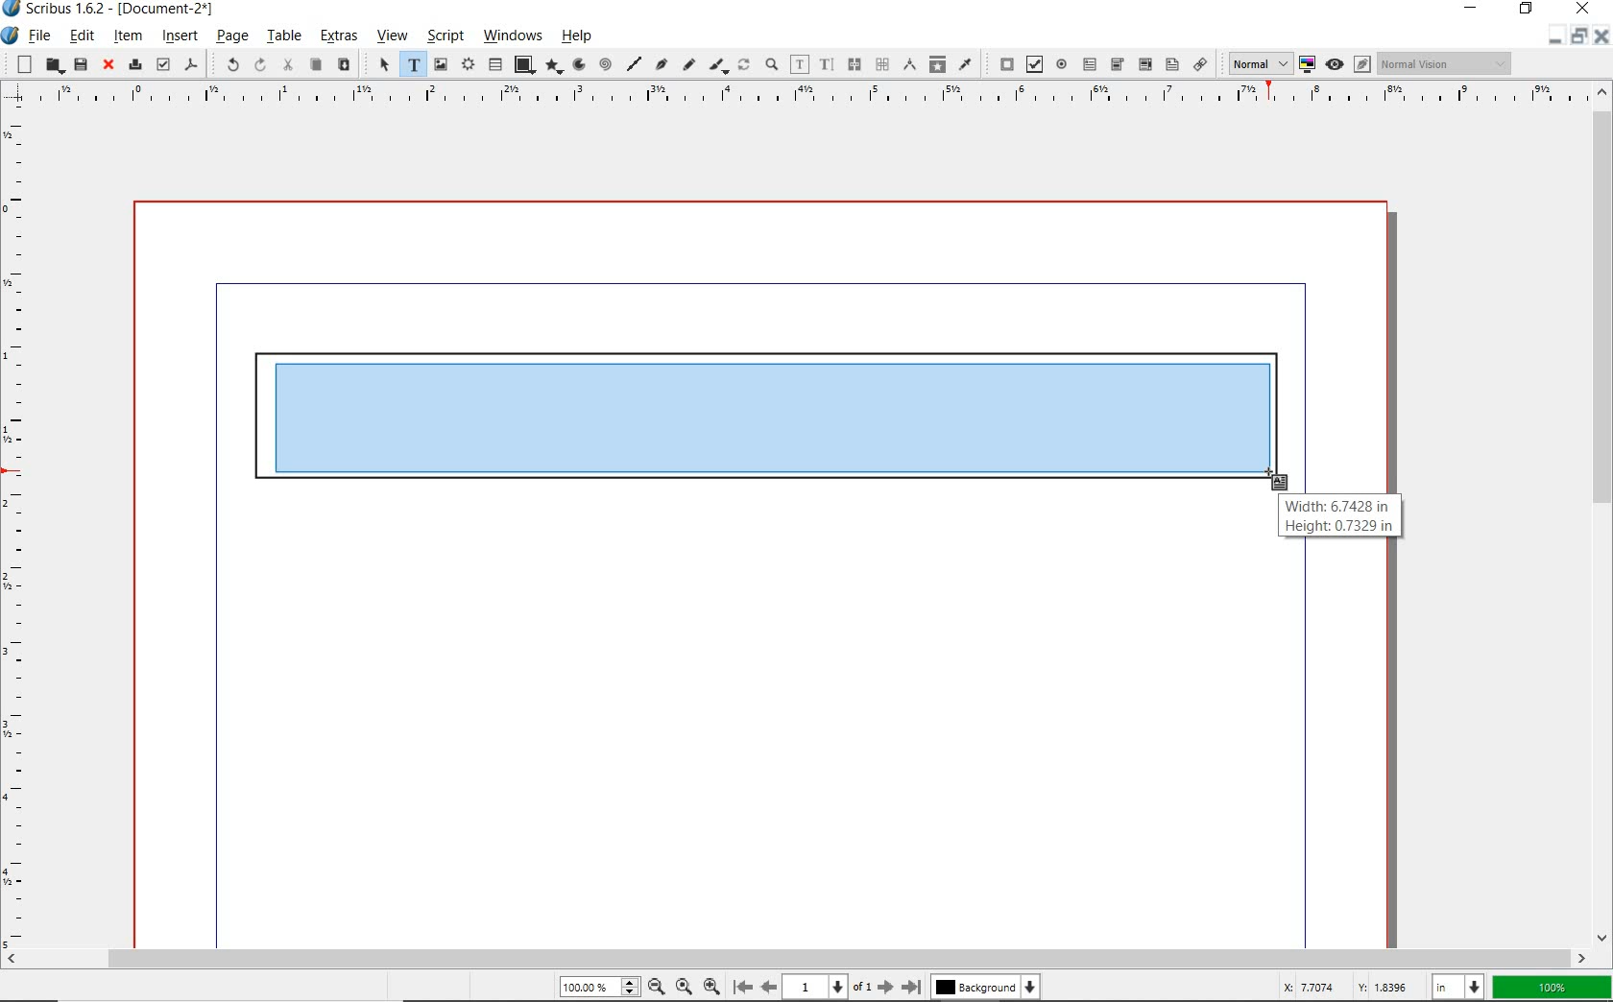 This screenshot has height=1002, width=1613. I want to click on select item, so click(383, 63).